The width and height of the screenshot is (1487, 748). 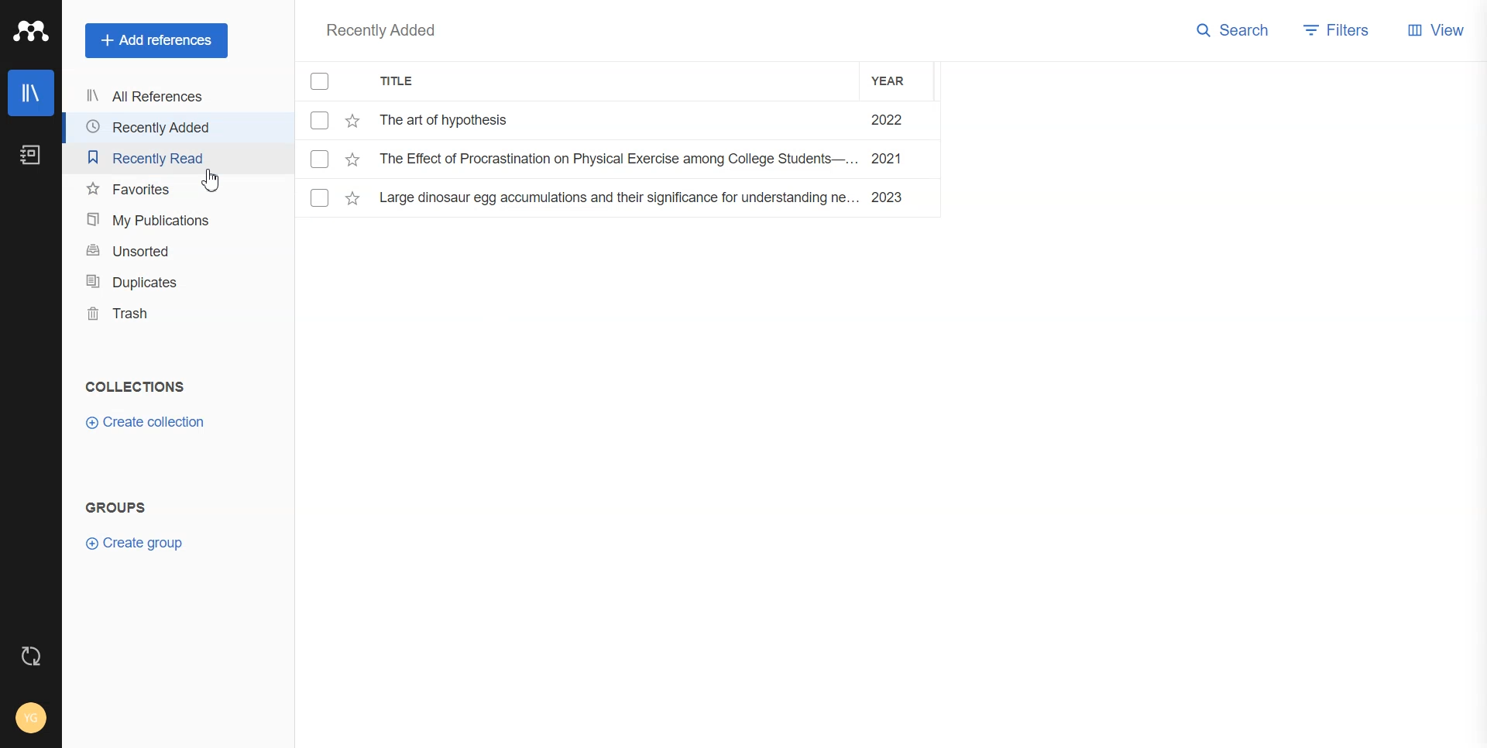 What do you see at coordinates (158, 157) in the screenshot?
I see `Recently Read` at bounding box center [158, 157].